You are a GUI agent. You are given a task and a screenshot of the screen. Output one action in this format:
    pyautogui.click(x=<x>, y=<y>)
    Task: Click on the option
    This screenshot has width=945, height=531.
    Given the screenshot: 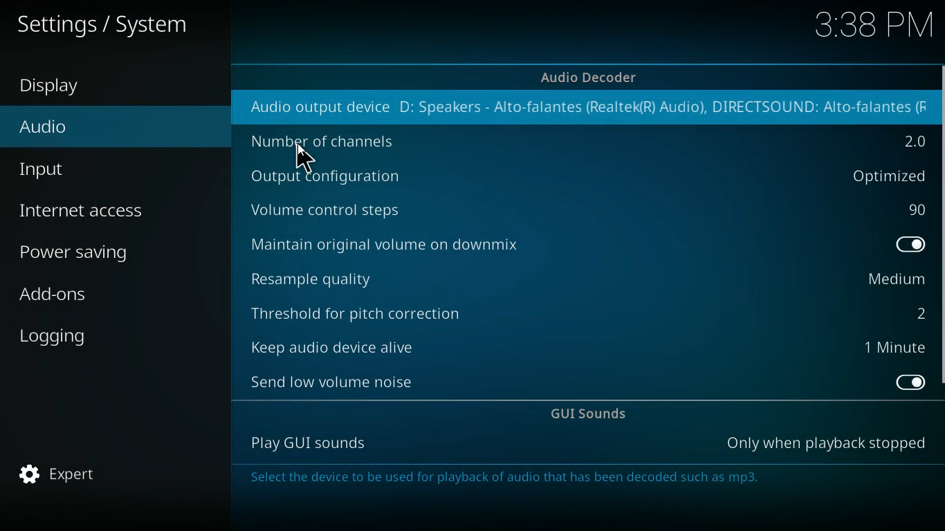 What is the action you would take?
    pyautogui.click(x=910, y=141)
    